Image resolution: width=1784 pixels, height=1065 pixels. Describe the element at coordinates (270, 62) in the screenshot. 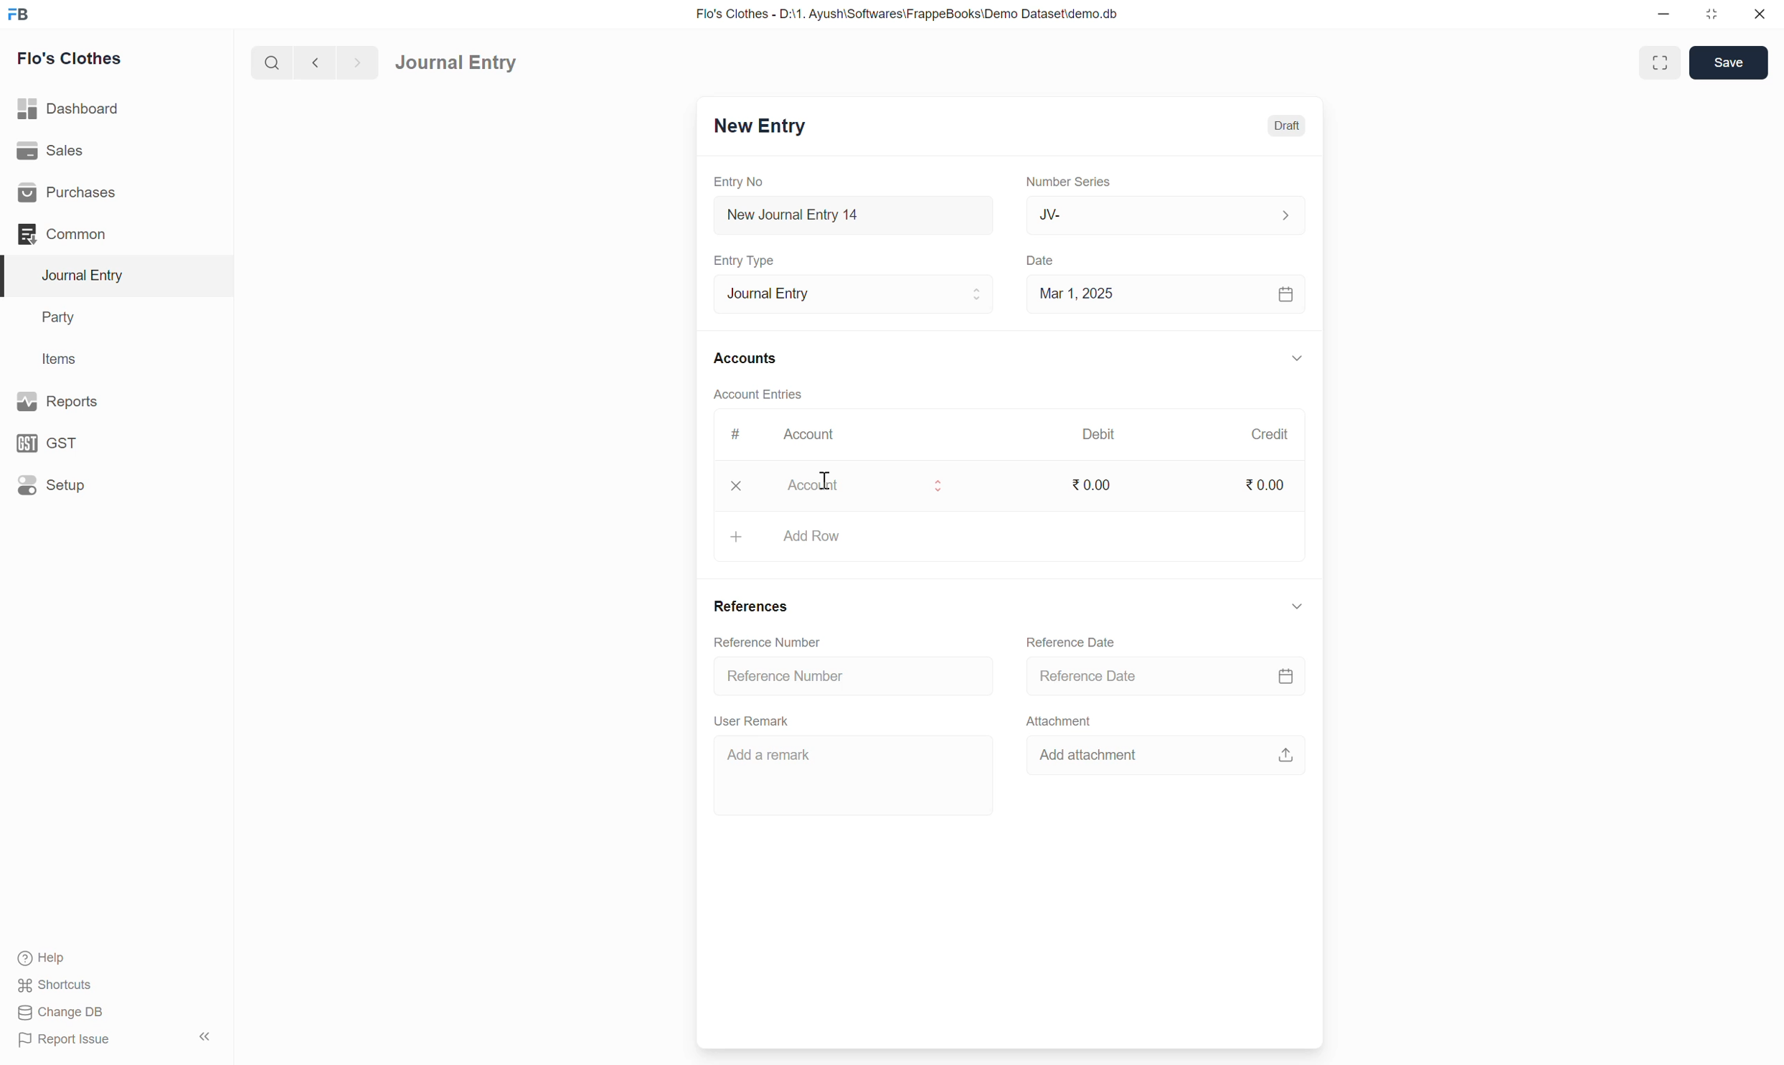

I see `search` at that location.